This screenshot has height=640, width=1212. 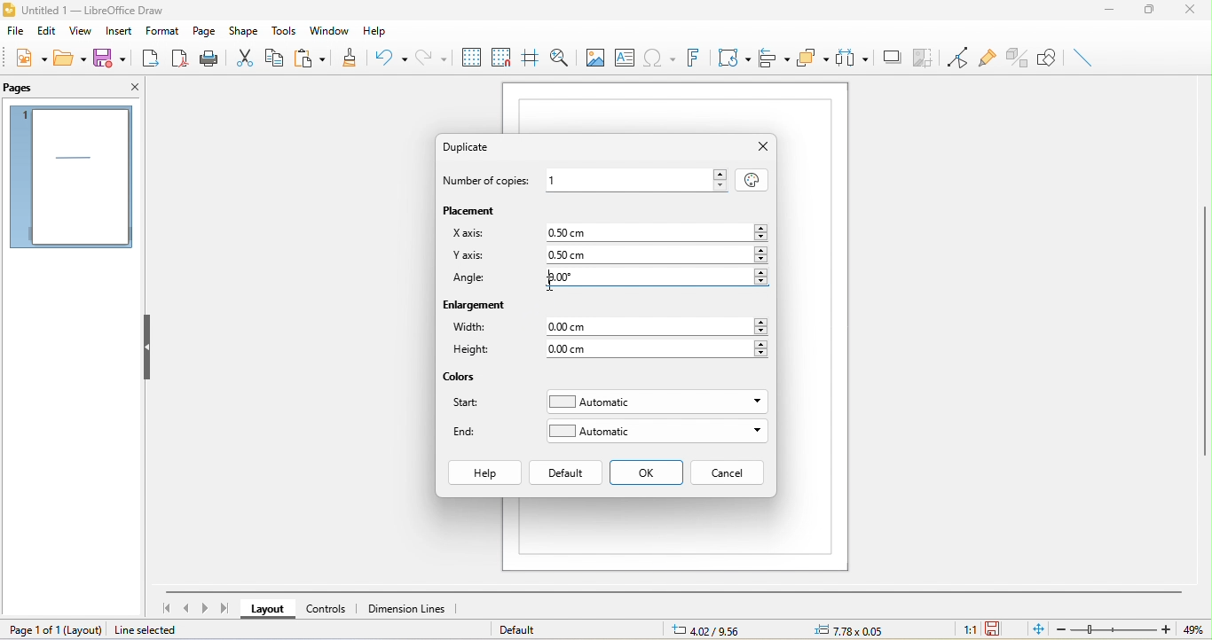 What do you see at coordinates (414, 609) in the screenshot?
I see `dimension lines` at bounding box center [414, 609].